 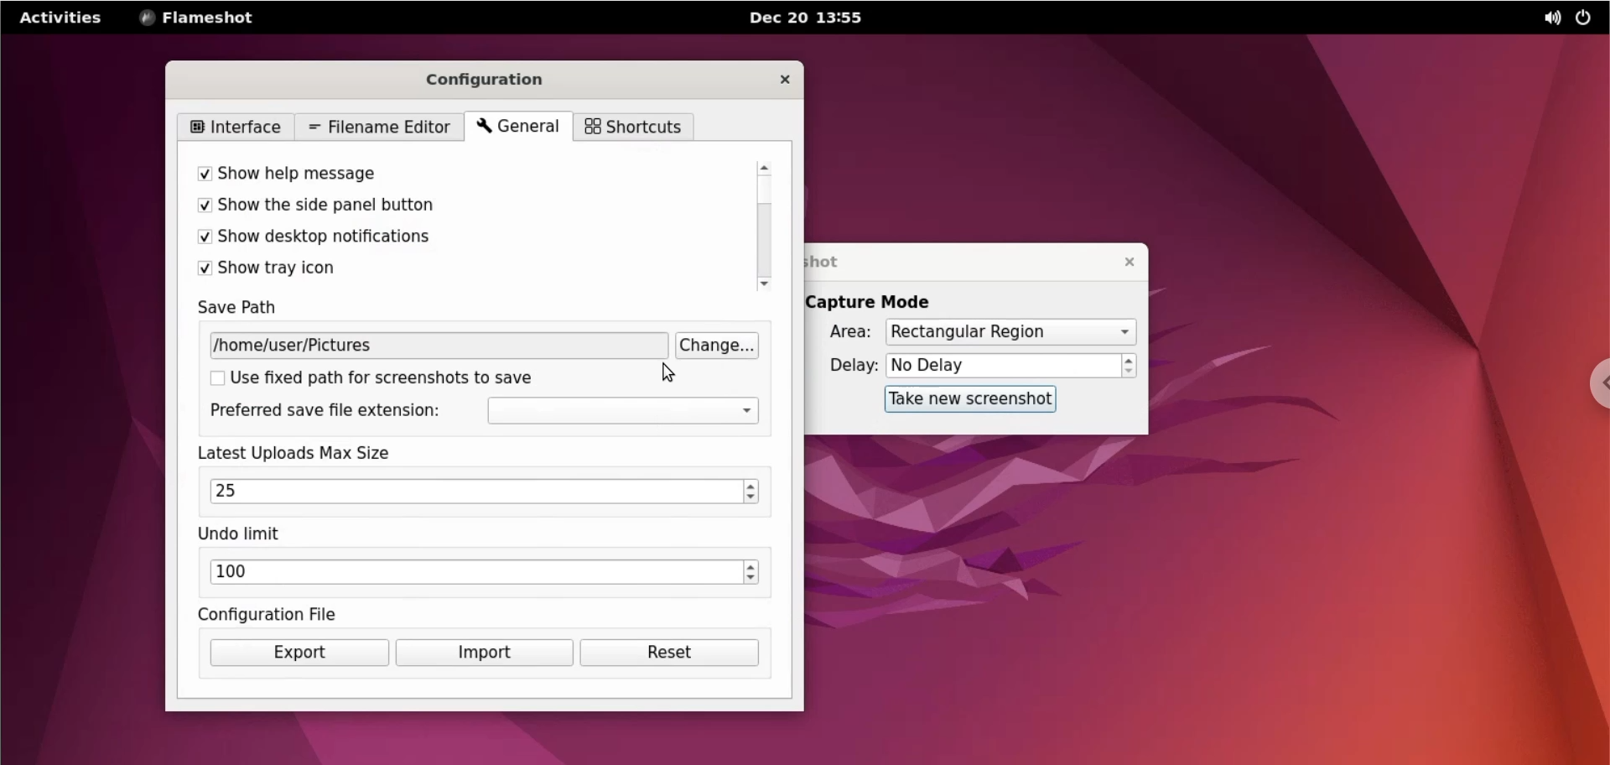 What do you see at coordinates (462, 174) in the screenshot?
I see `show help message checkbox` at bounding box center [462, 174].